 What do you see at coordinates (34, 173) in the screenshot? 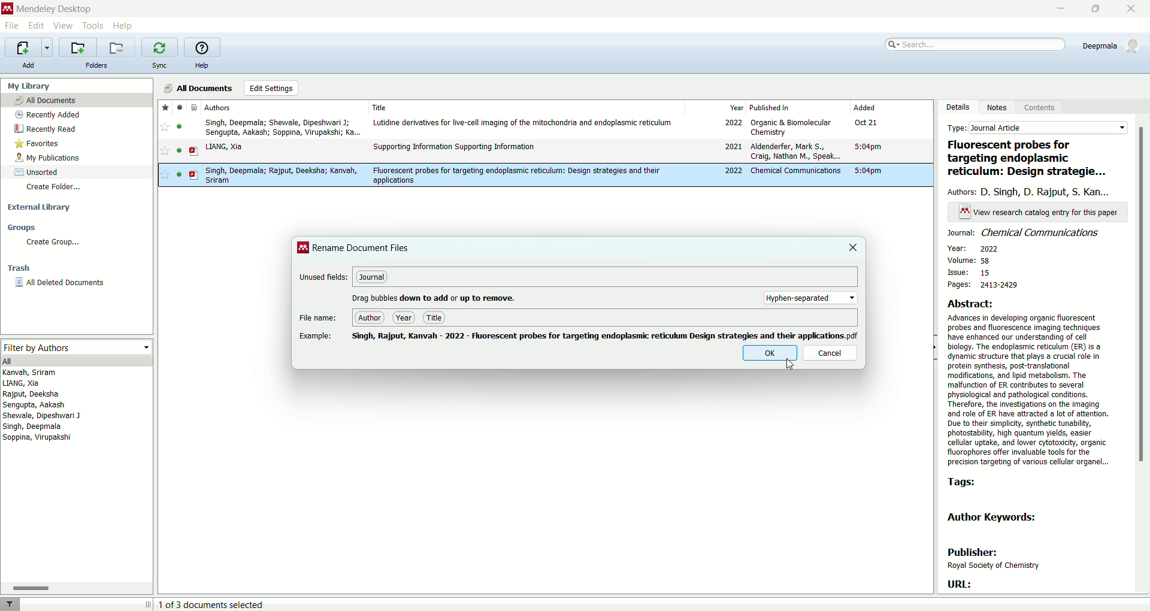
I see `unsorted` at bounding box center [34, 173].